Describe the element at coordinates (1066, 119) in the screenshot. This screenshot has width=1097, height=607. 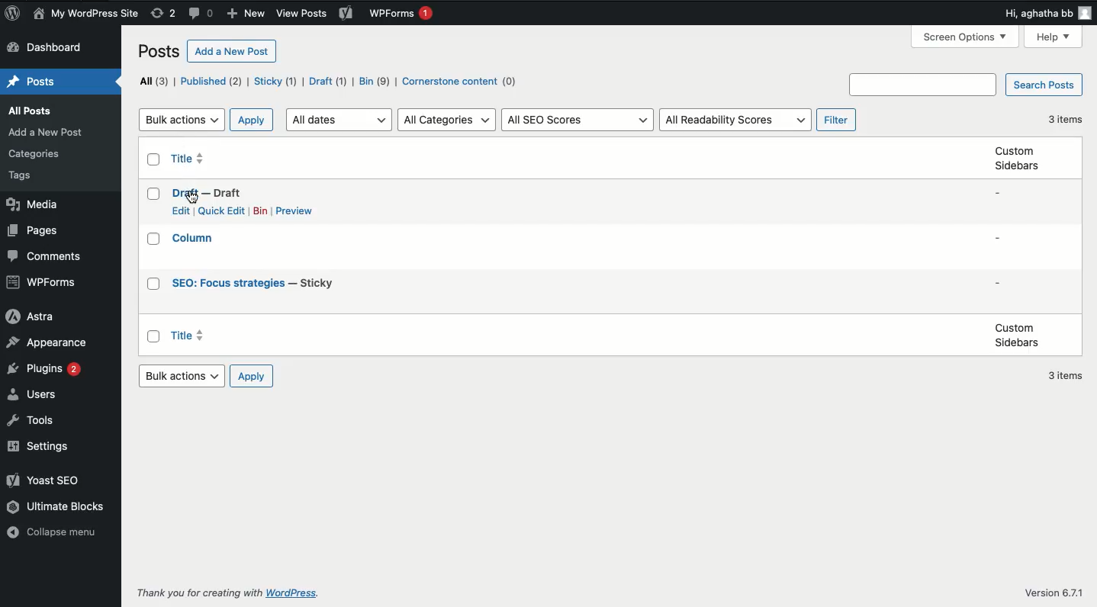
I see `3 items` at that location.